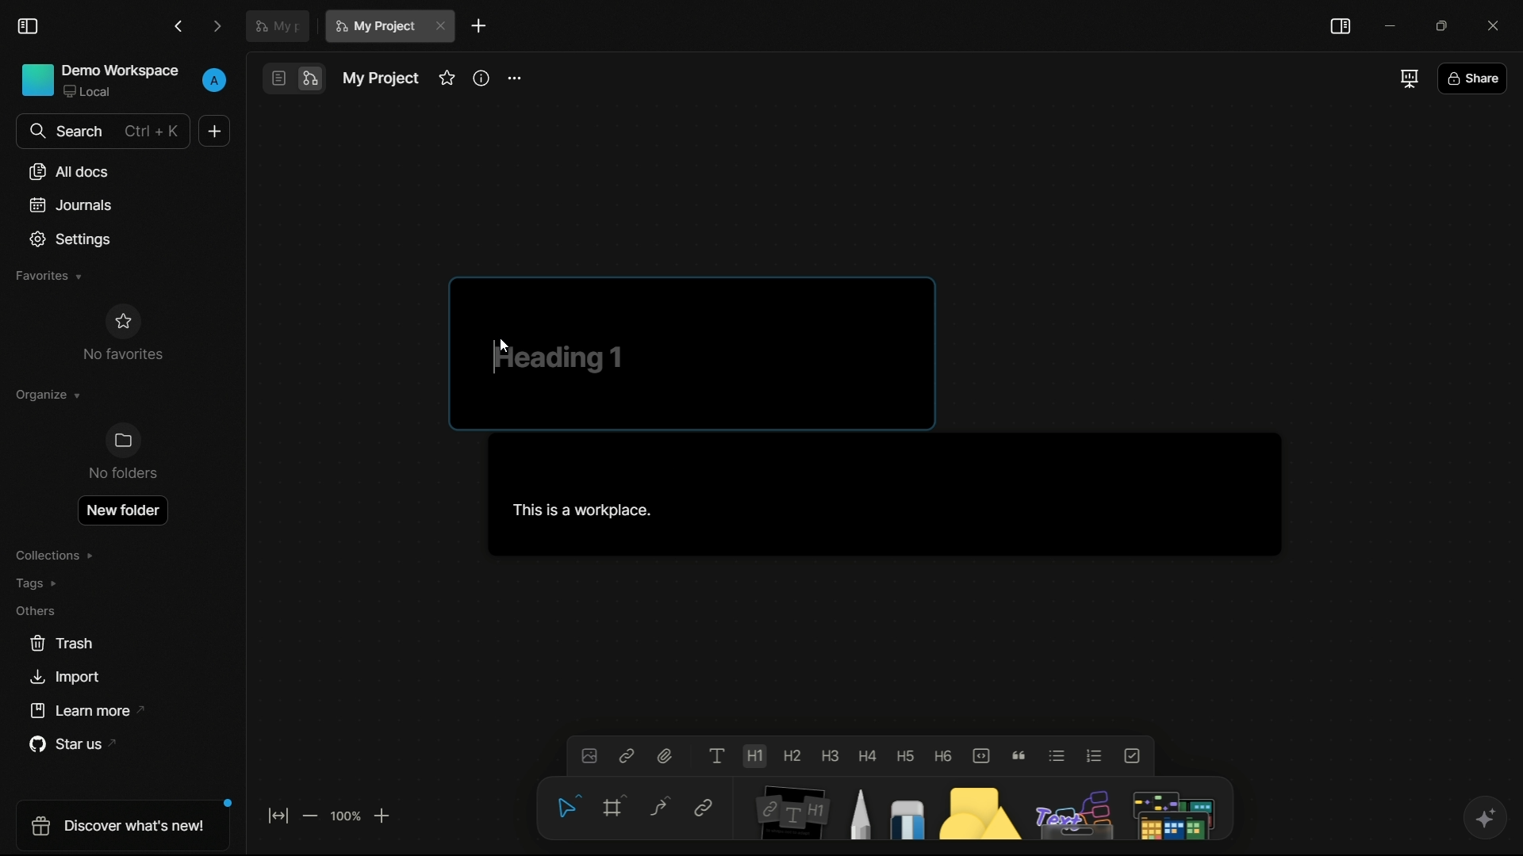  Describe the element at coordinates (180, 25) in the screenshot. I see `back` at that location.